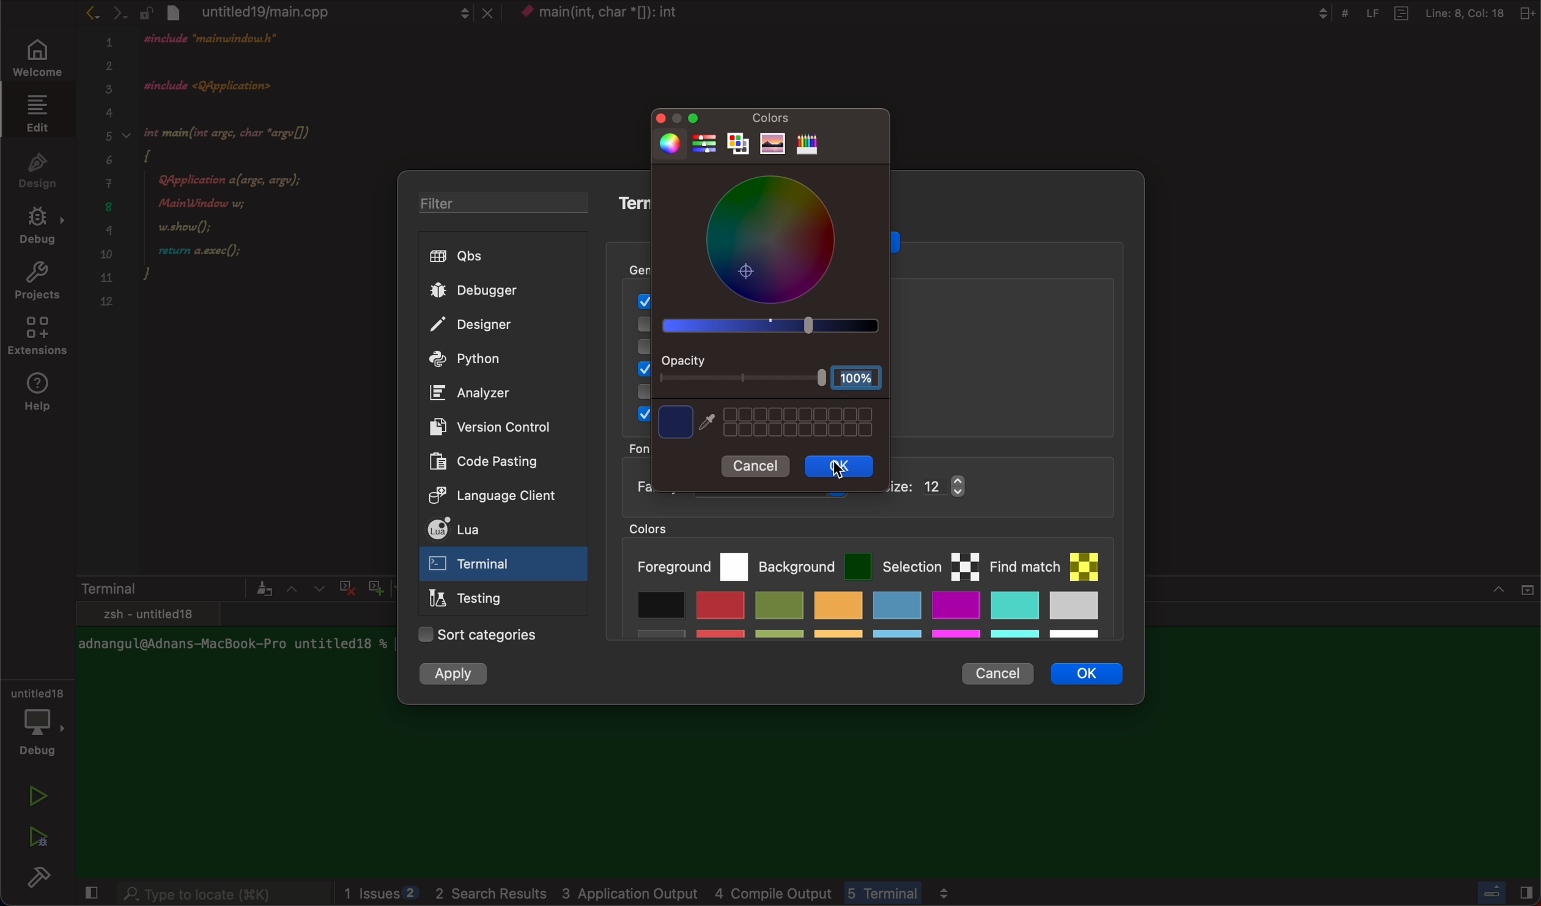 The image size is (1541, 906). What do you see at coordinates (841, 466) in the screenshot?
I see `ok` at bounding box center [841, 466].